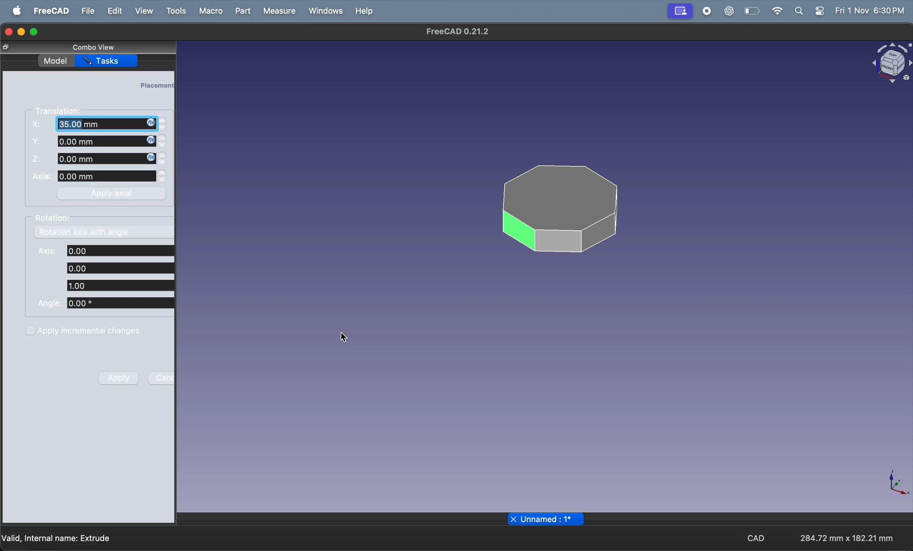  I want to click on Axis: 0.00, so click(106, 250).